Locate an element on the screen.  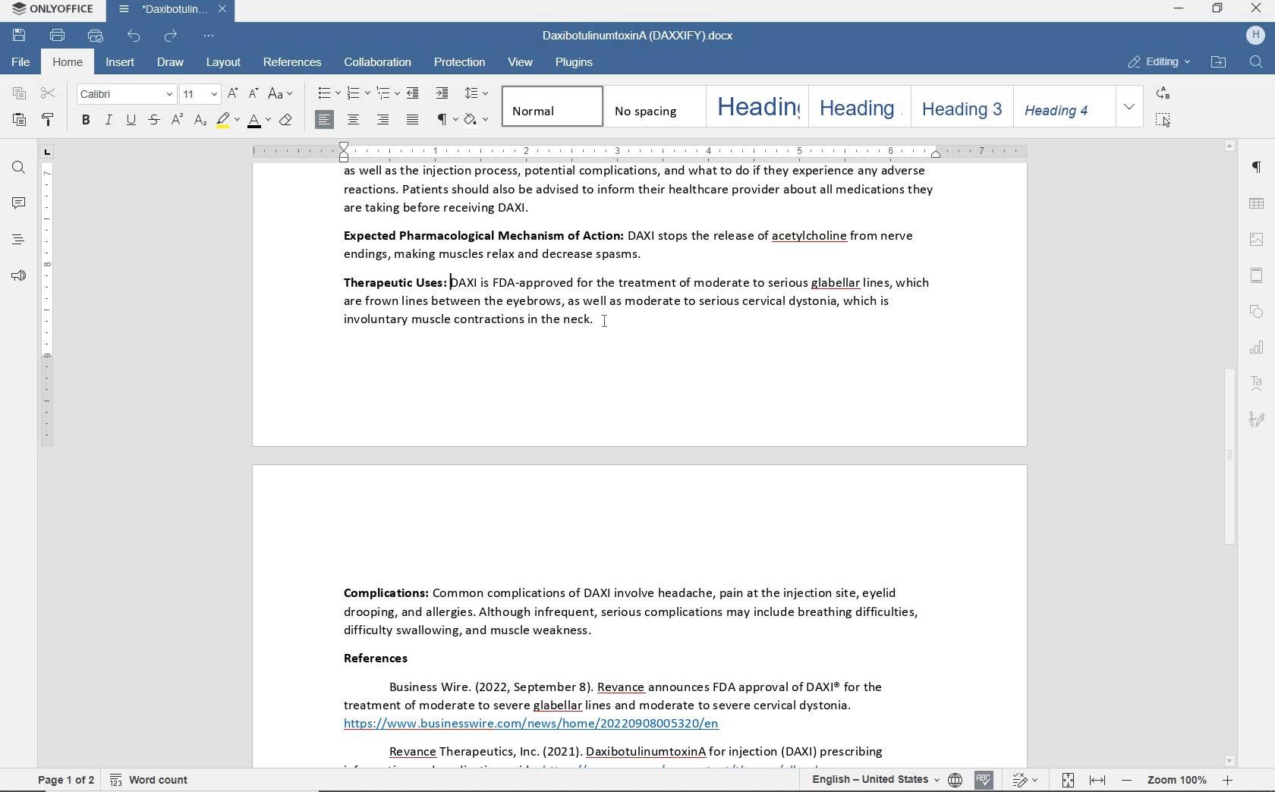
hp is located at coordinates (1252, 36).